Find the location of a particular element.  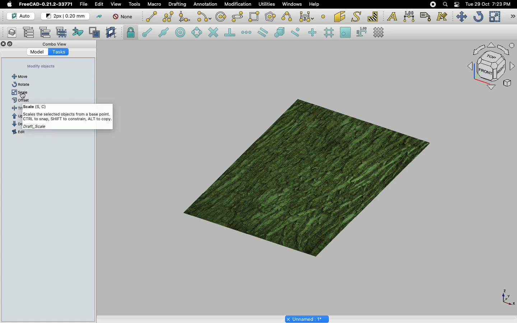

Apple logo is located at coordinates (9, 4).